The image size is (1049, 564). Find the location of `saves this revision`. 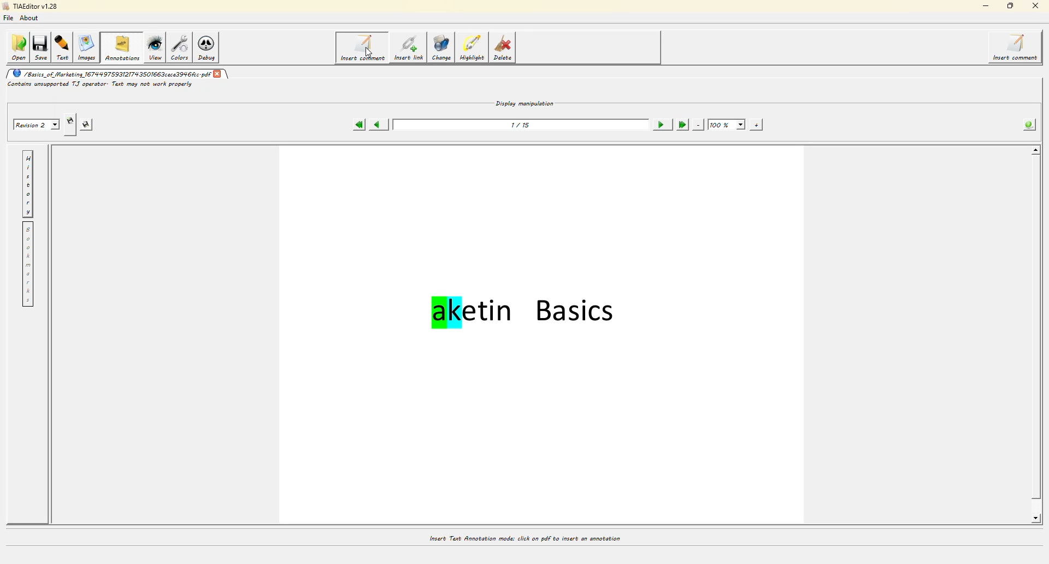

saves this revision is located at coordinates (90, 125).